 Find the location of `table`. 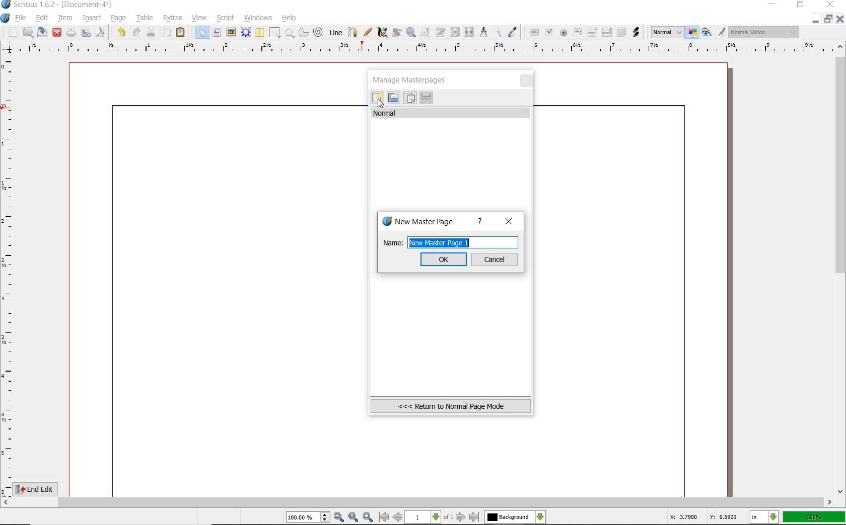

table is located at coordinates (143, 18).